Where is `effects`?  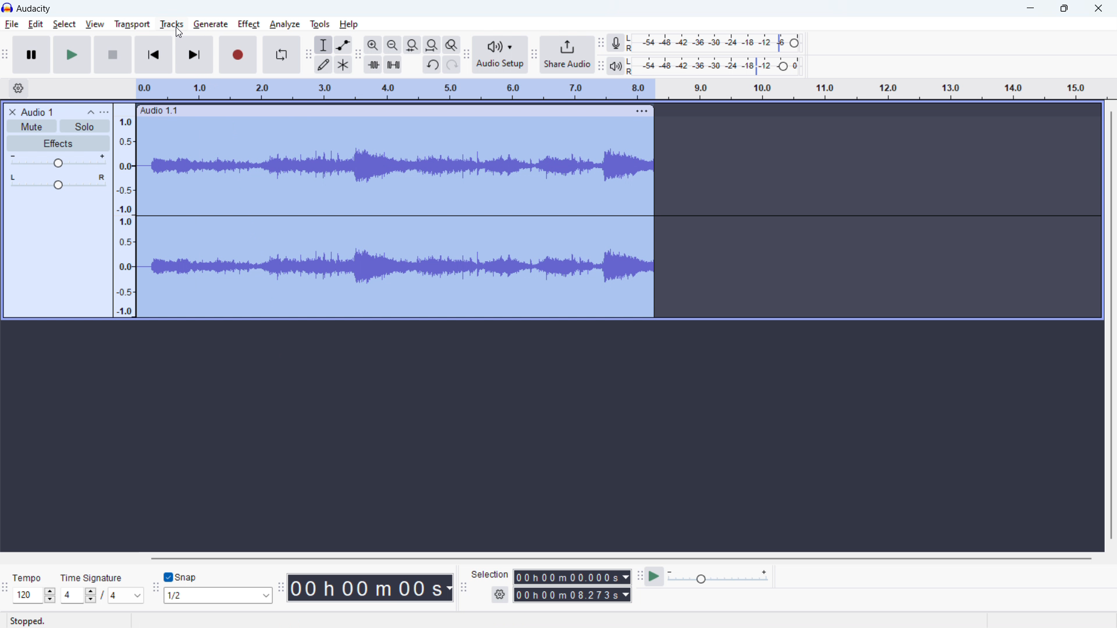 effects is located at coordinates (59, 144).